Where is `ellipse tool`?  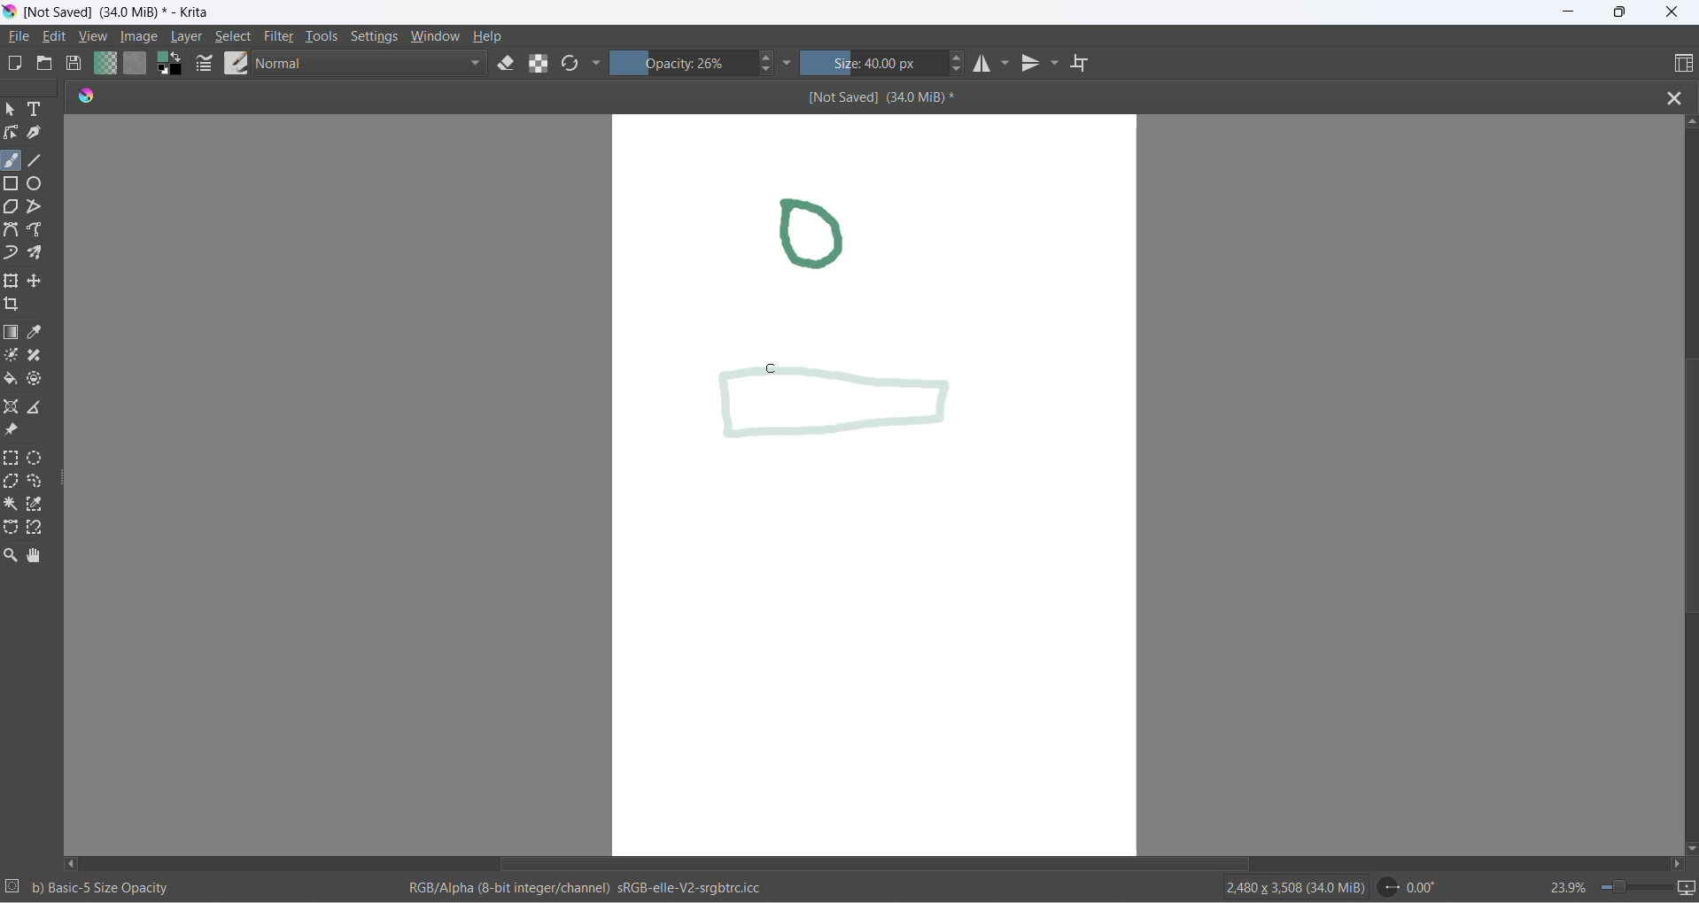 ellipse tool is located at coordinates (44, 184).